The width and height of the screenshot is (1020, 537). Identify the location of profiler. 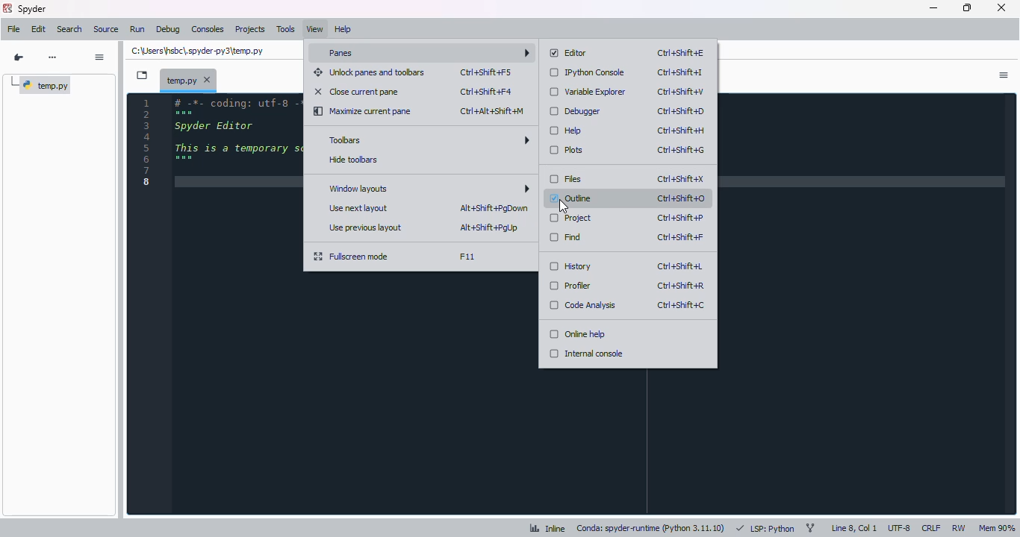
(570, 286).